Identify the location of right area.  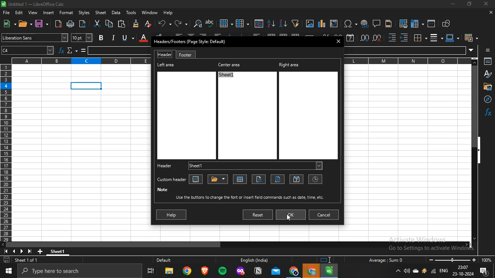
(309, 110).